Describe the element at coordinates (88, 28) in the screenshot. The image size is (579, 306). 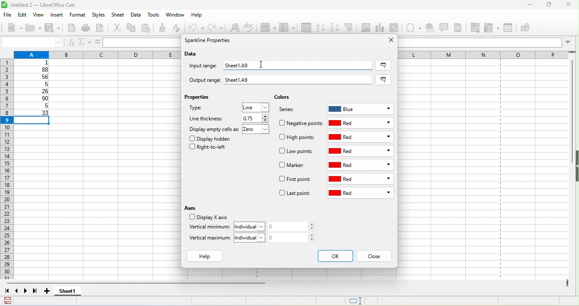
I see `print` at that location.